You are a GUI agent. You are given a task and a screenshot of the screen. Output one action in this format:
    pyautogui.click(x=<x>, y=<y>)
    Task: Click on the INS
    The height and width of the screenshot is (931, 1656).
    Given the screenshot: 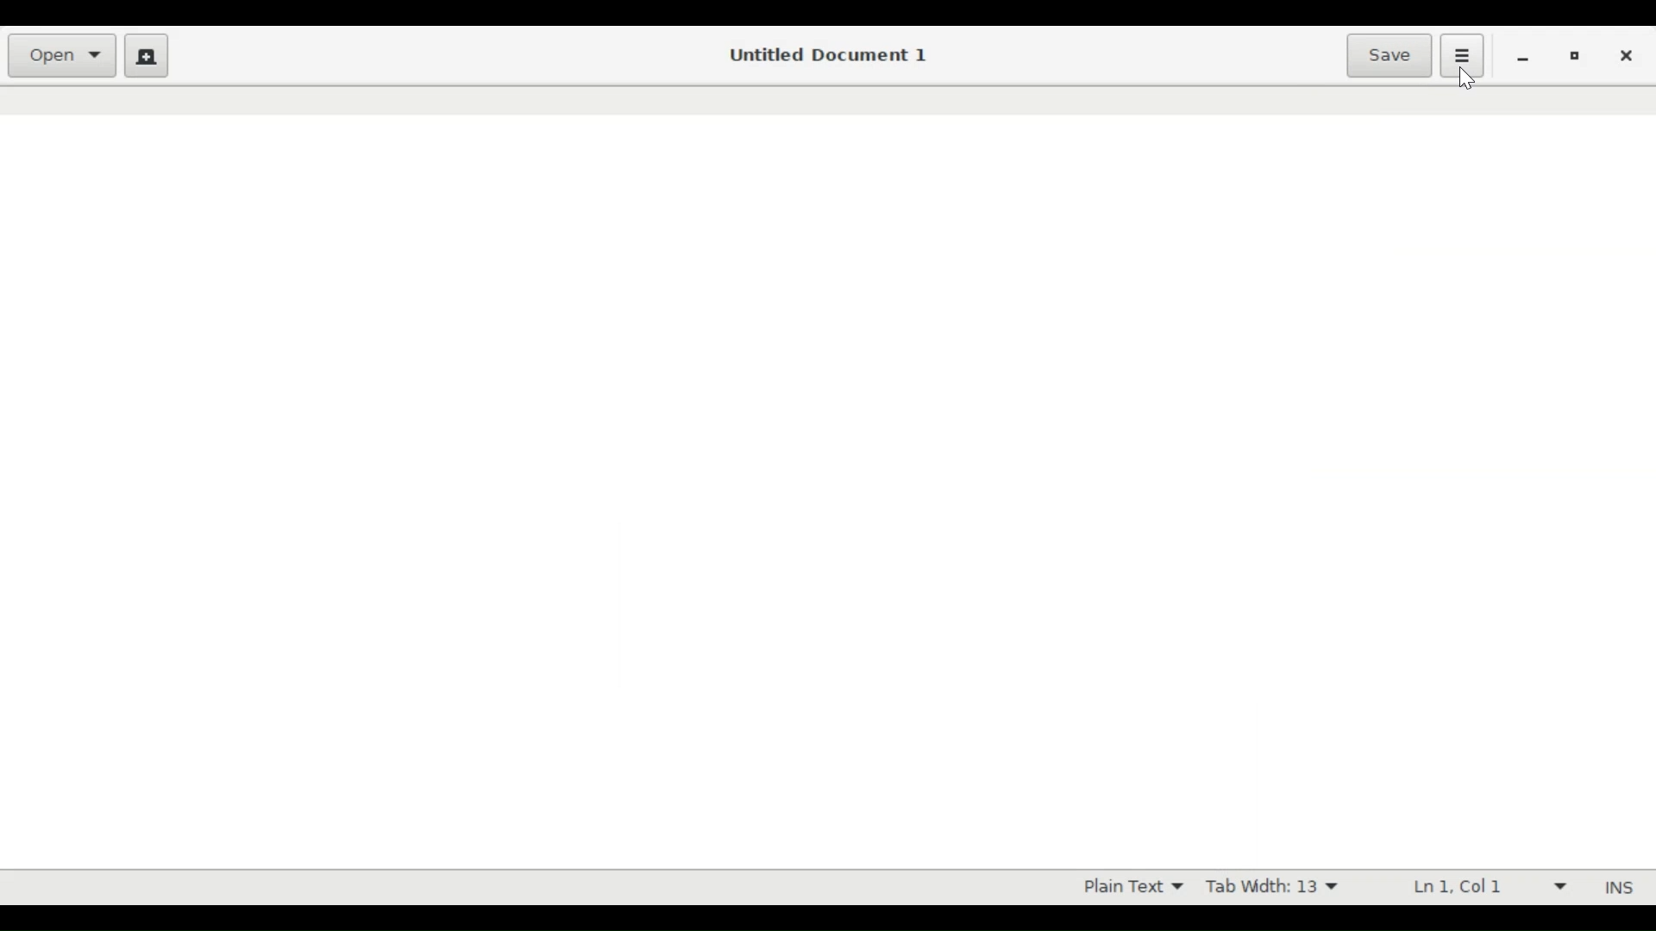 What is the action you would take?
    pyautogui.click(x=1618, y=888)
    